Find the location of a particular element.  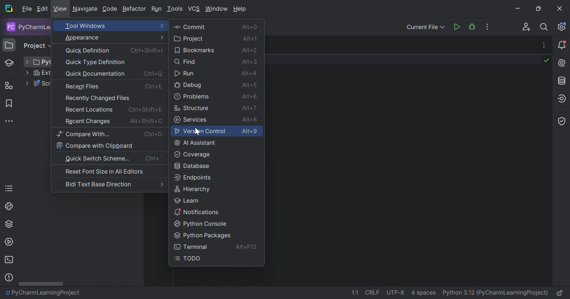

Drop down is located at coordinates (27, 62).